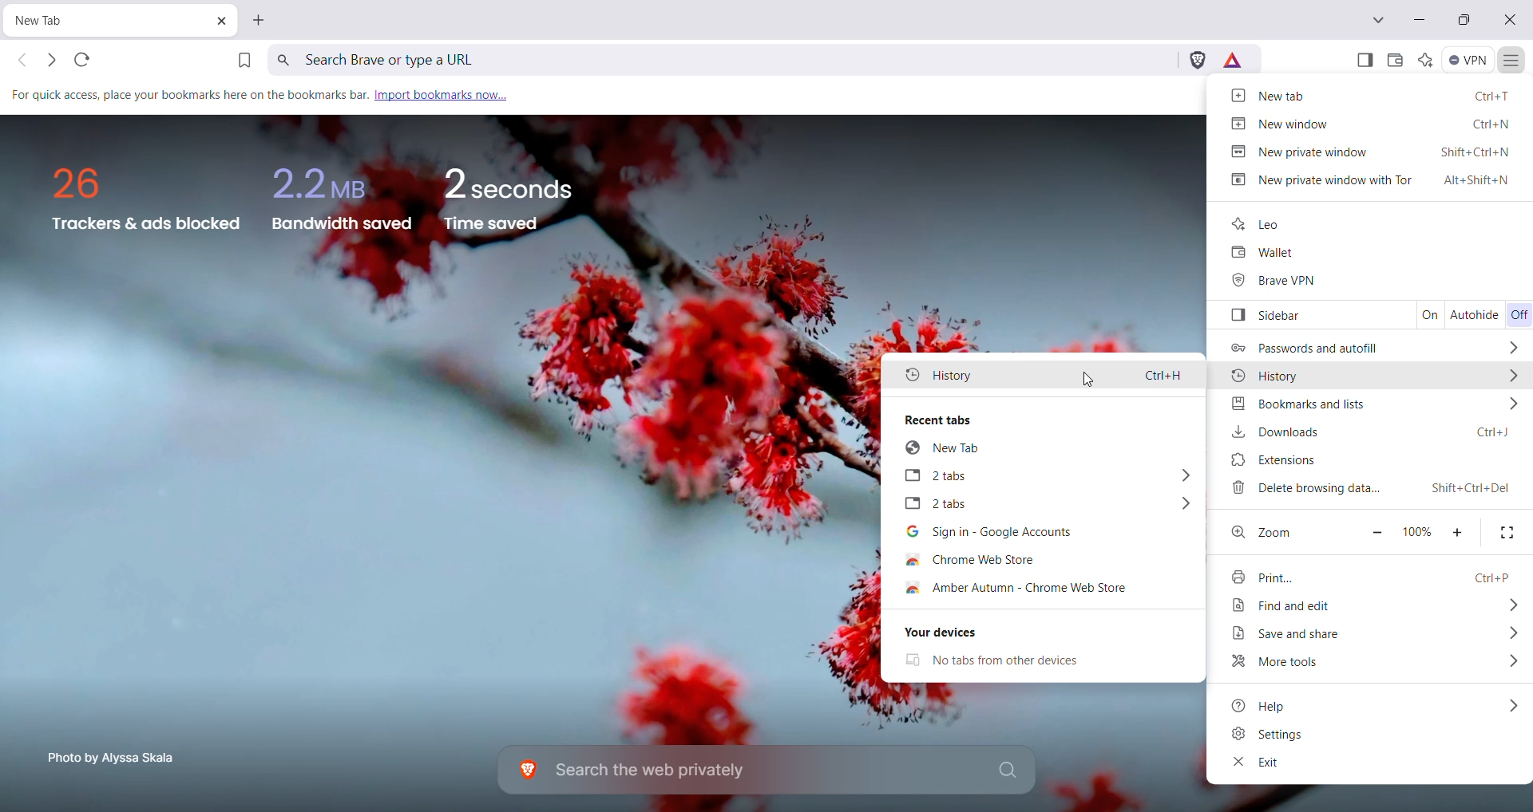  Describe the element at coordinates (1372, 152) in the screenshot. I see `New private window` at that location.